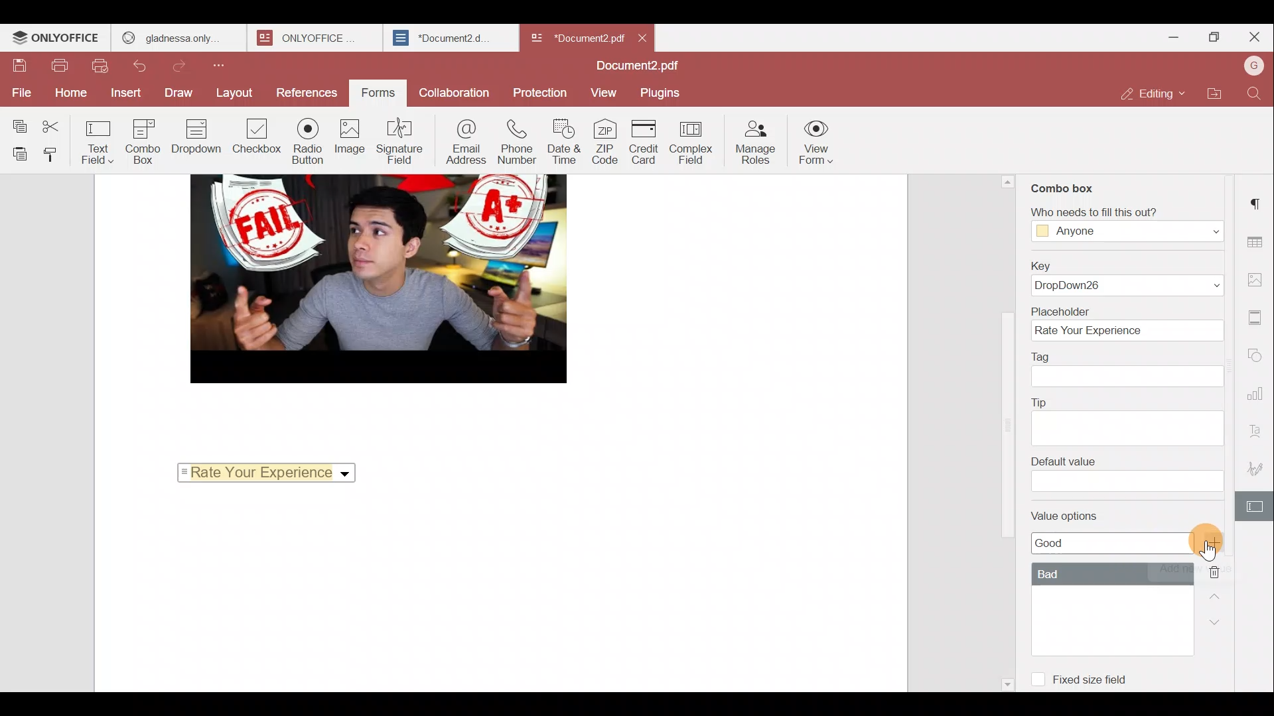  Describe the element at coordinates (374, 93) in the screenshot. I see `Forms` at that location.